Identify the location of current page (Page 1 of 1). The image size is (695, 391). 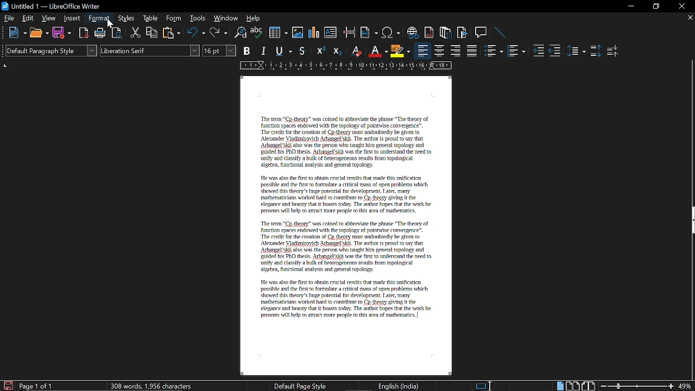
(49, 386).